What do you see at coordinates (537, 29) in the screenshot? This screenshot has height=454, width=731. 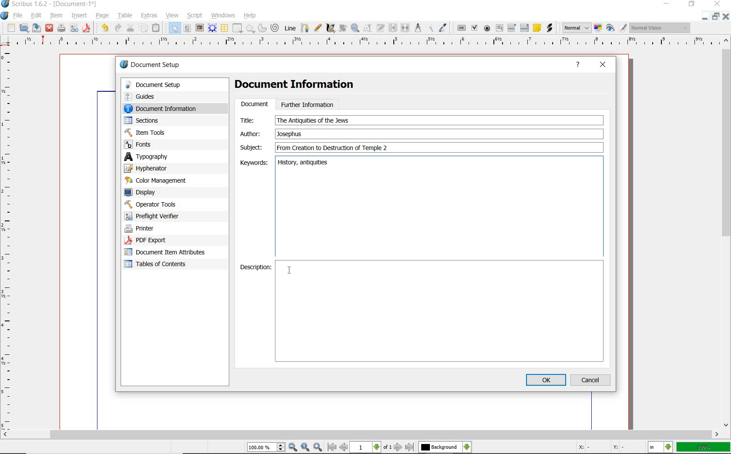 I see `text annotation` at bounding box center [537, 29].